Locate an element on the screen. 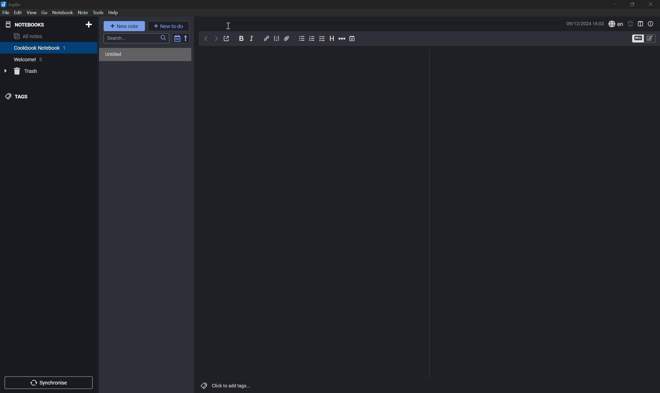 Image resolution: width=660 pixels, height=393 pixels. Restore Down is located at coordinates (632, 6).